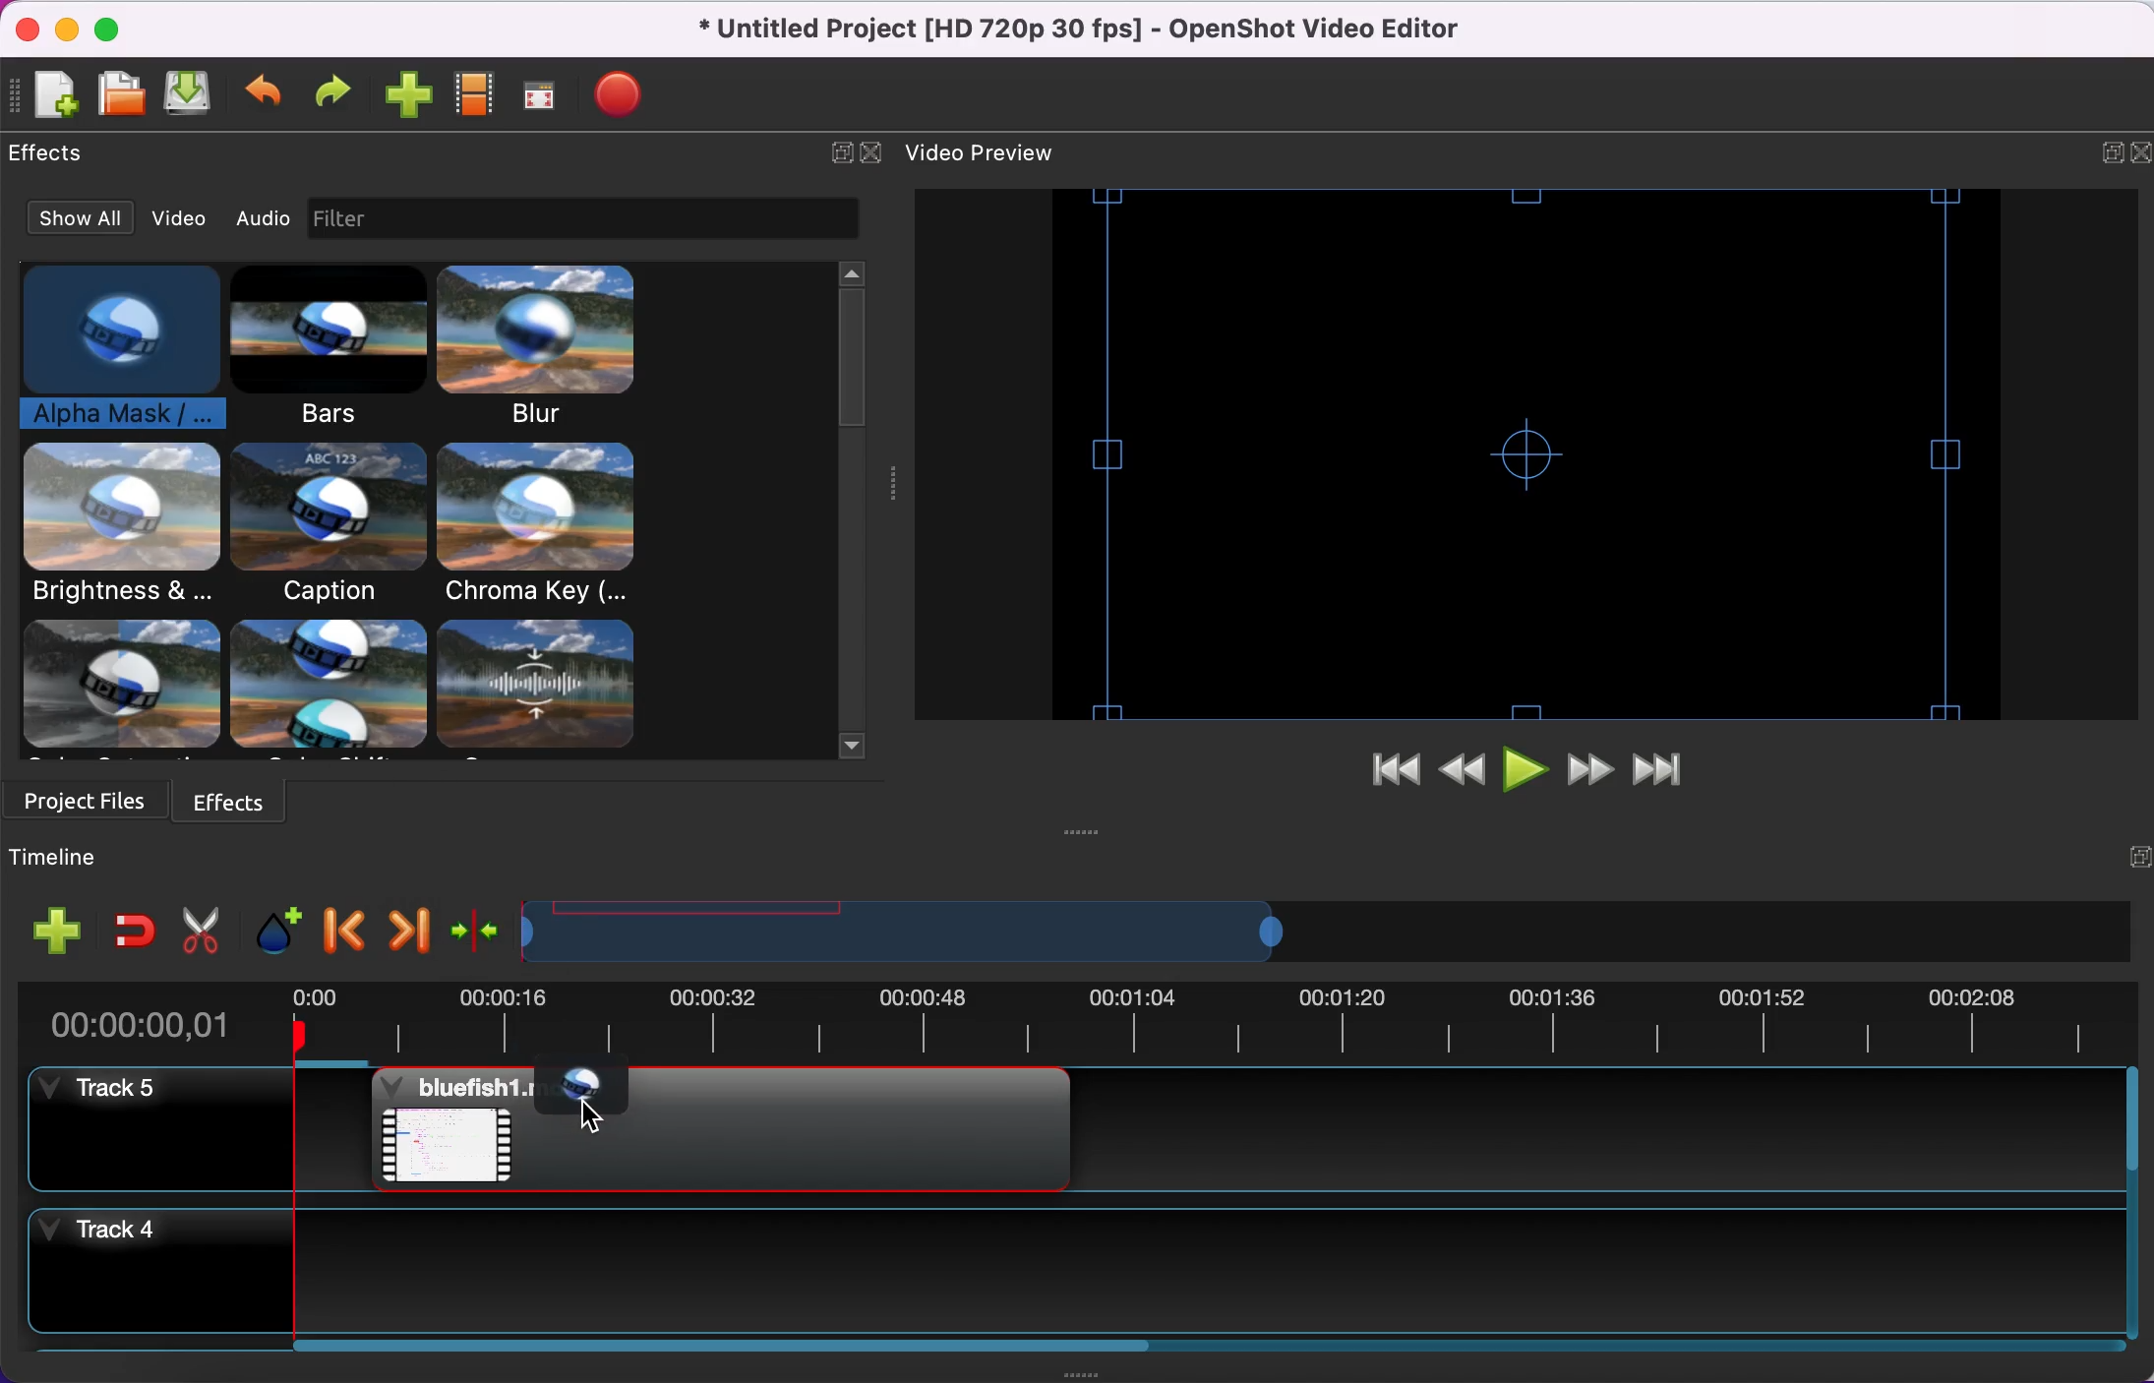 This screenshot has width=2154, height=1383. What do you see at coordinates (180, 217) in the screenshot?
I see `video` at bounding box center [180, 217].